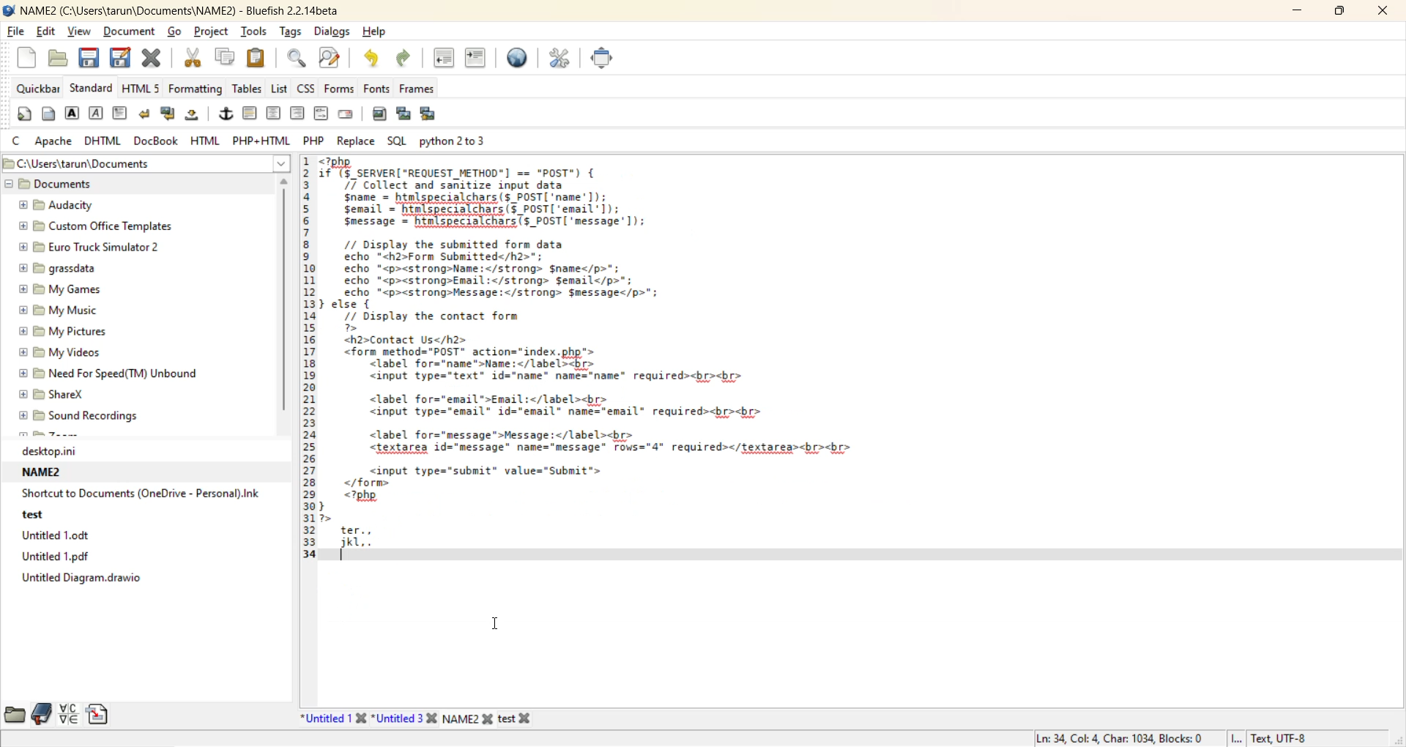 The width and height of the screenshot is (1406, 747). I want to click on NAME2, so click(46, 472).